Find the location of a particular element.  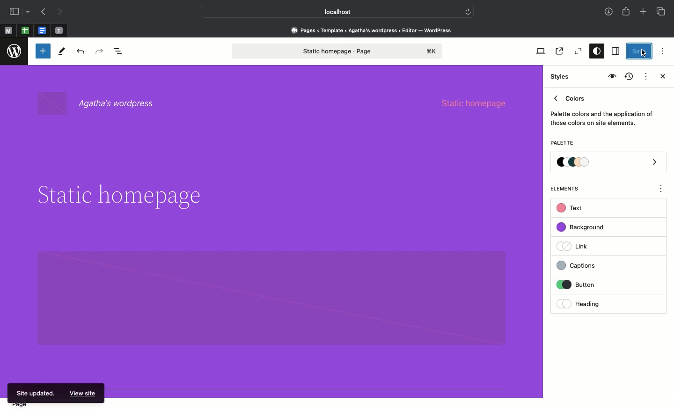

Tabs is located at coordinates (662, 12).